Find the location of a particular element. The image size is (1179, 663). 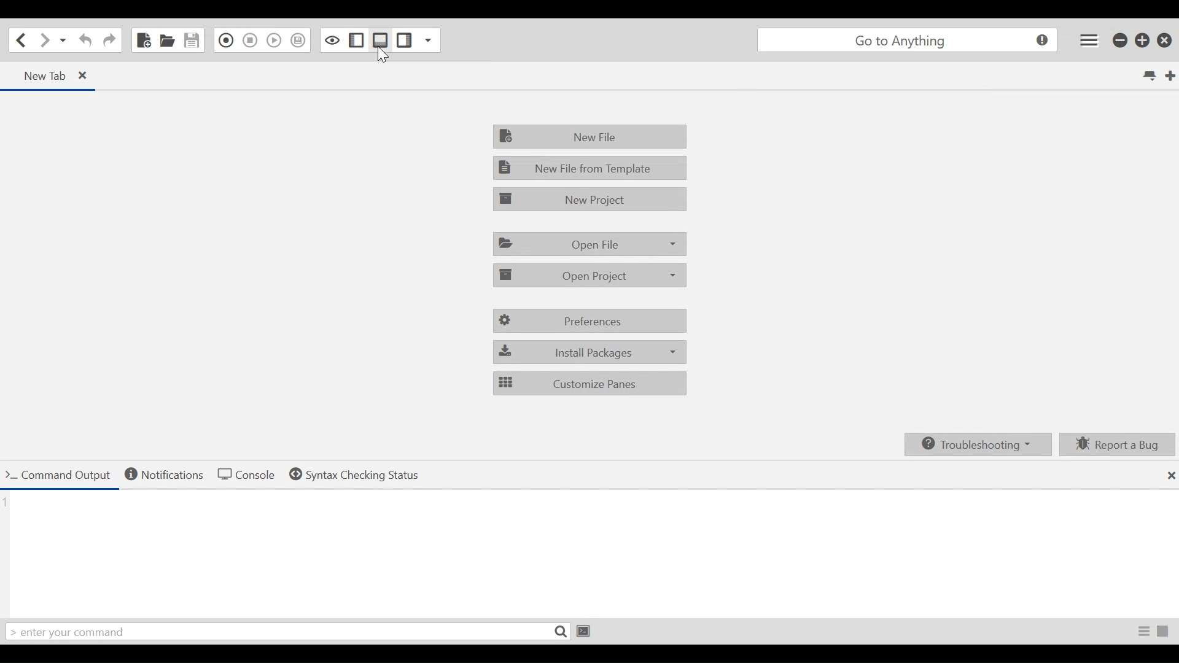

Recent locations is located at coordinates (63, 39).